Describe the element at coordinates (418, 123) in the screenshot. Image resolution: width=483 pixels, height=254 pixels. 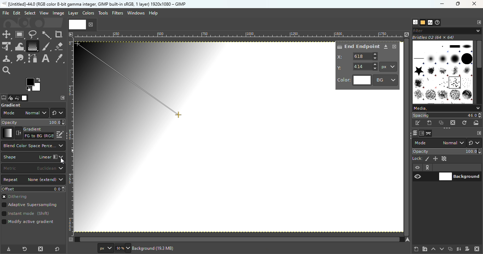
I see `Edit this brush` at that location.